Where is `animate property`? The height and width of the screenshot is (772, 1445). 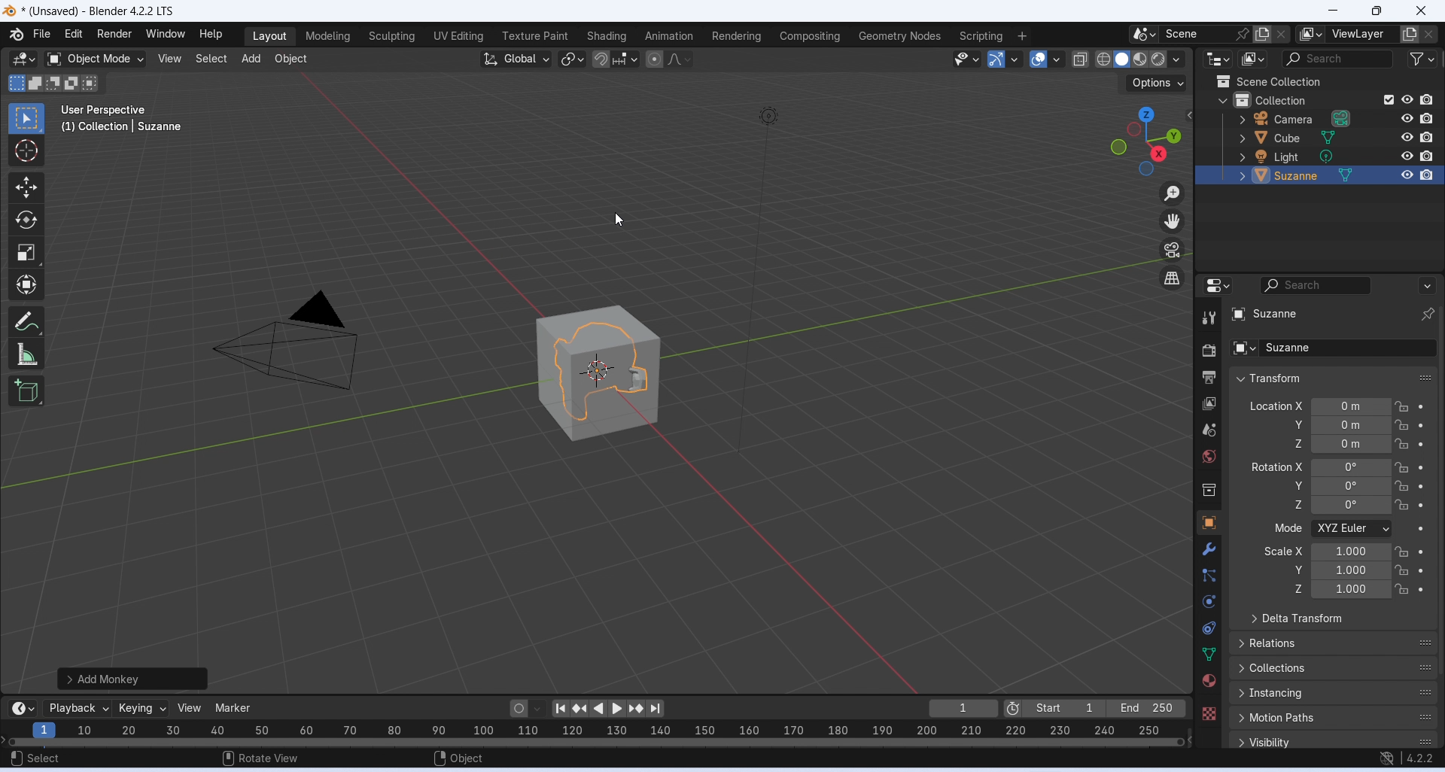 animate property is located at coordinates (1421, 487).